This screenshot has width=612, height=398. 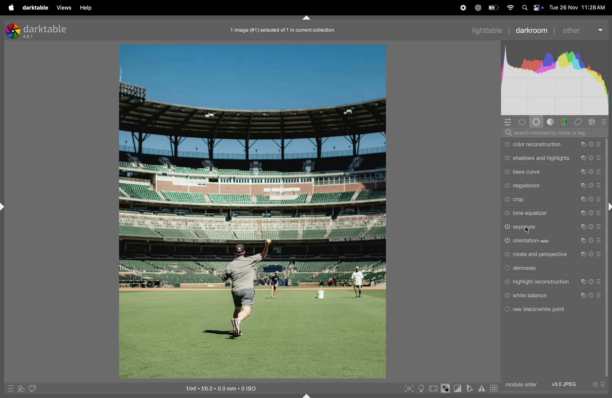 What do you see at coordinates (592, 171) in the screenshot?
I see `reset presets` at bounding box center [592, 171].